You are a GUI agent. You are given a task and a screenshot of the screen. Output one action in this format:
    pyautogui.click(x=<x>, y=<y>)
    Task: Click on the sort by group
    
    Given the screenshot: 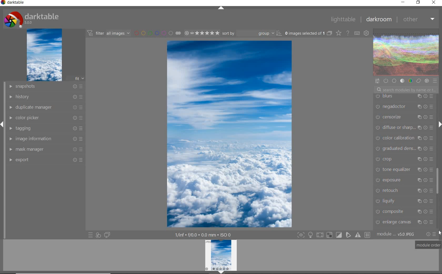 What is the action you would take?
    pyautogui.click(x=251, y=33)
    